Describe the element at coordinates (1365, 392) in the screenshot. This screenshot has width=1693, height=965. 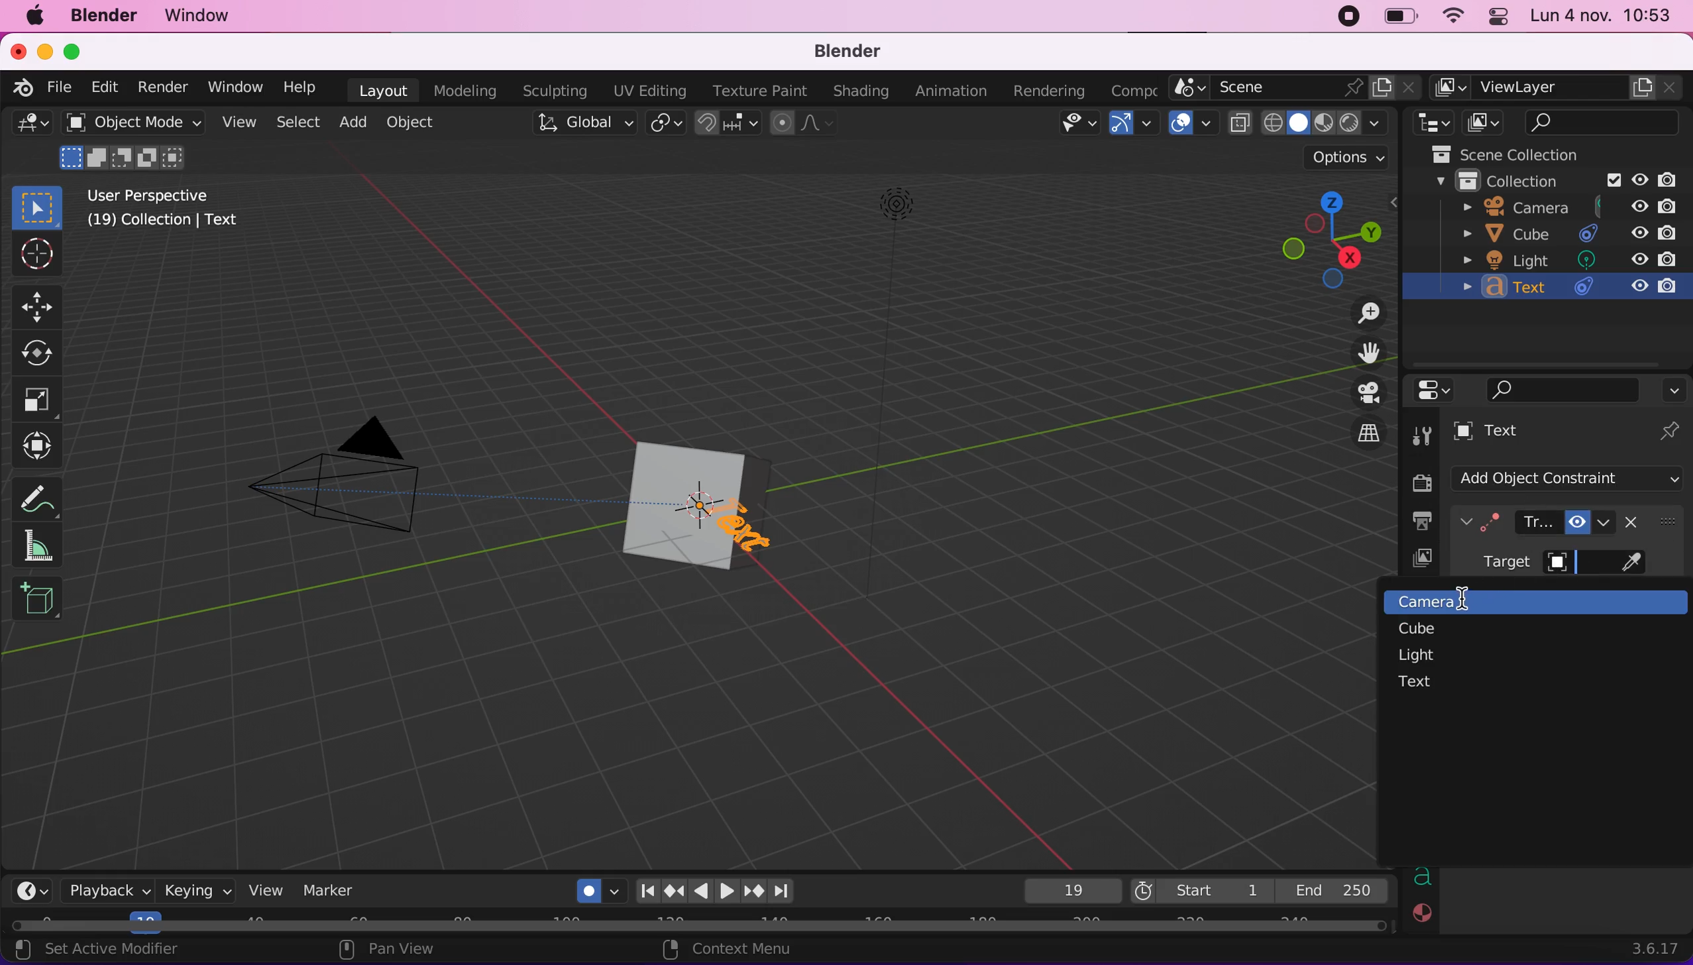
I see `toggle the camera view` at that location.